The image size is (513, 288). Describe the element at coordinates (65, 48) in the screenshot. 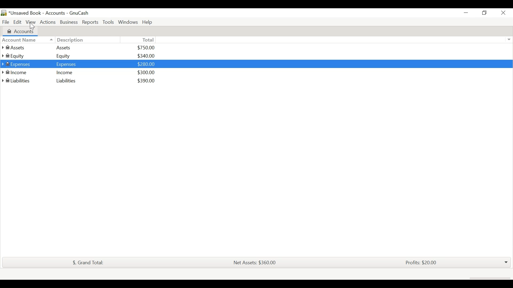

I see `Assets` at that location.